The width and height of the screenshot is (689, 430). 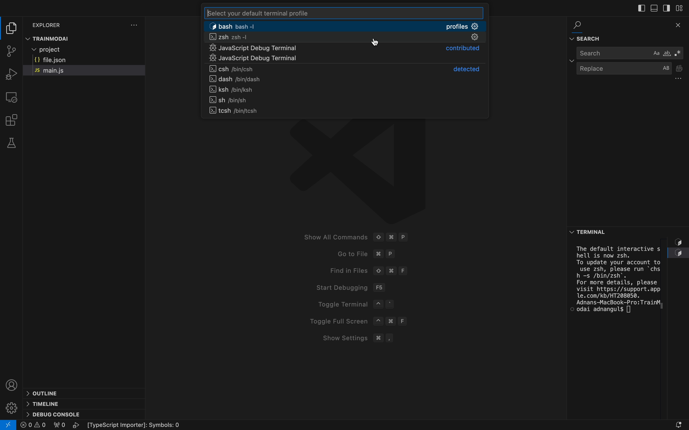 I want to click on search, so click(x=628, y=53).